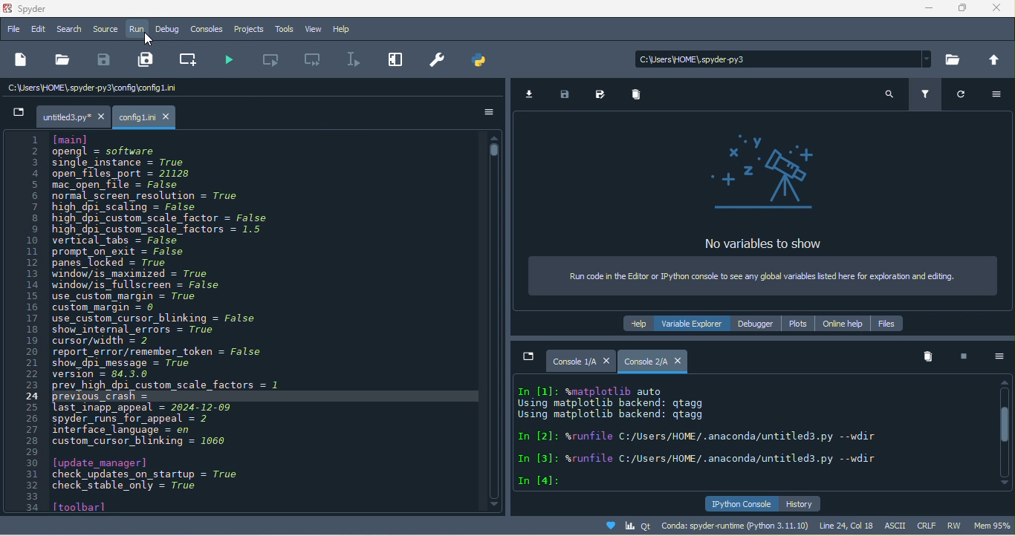 Image resolution: width=1015 pixels, height=536 pixels. What do you see at coordinates (490, 114) in the screenshot?
I see `option` at bounding box center [490, 114].